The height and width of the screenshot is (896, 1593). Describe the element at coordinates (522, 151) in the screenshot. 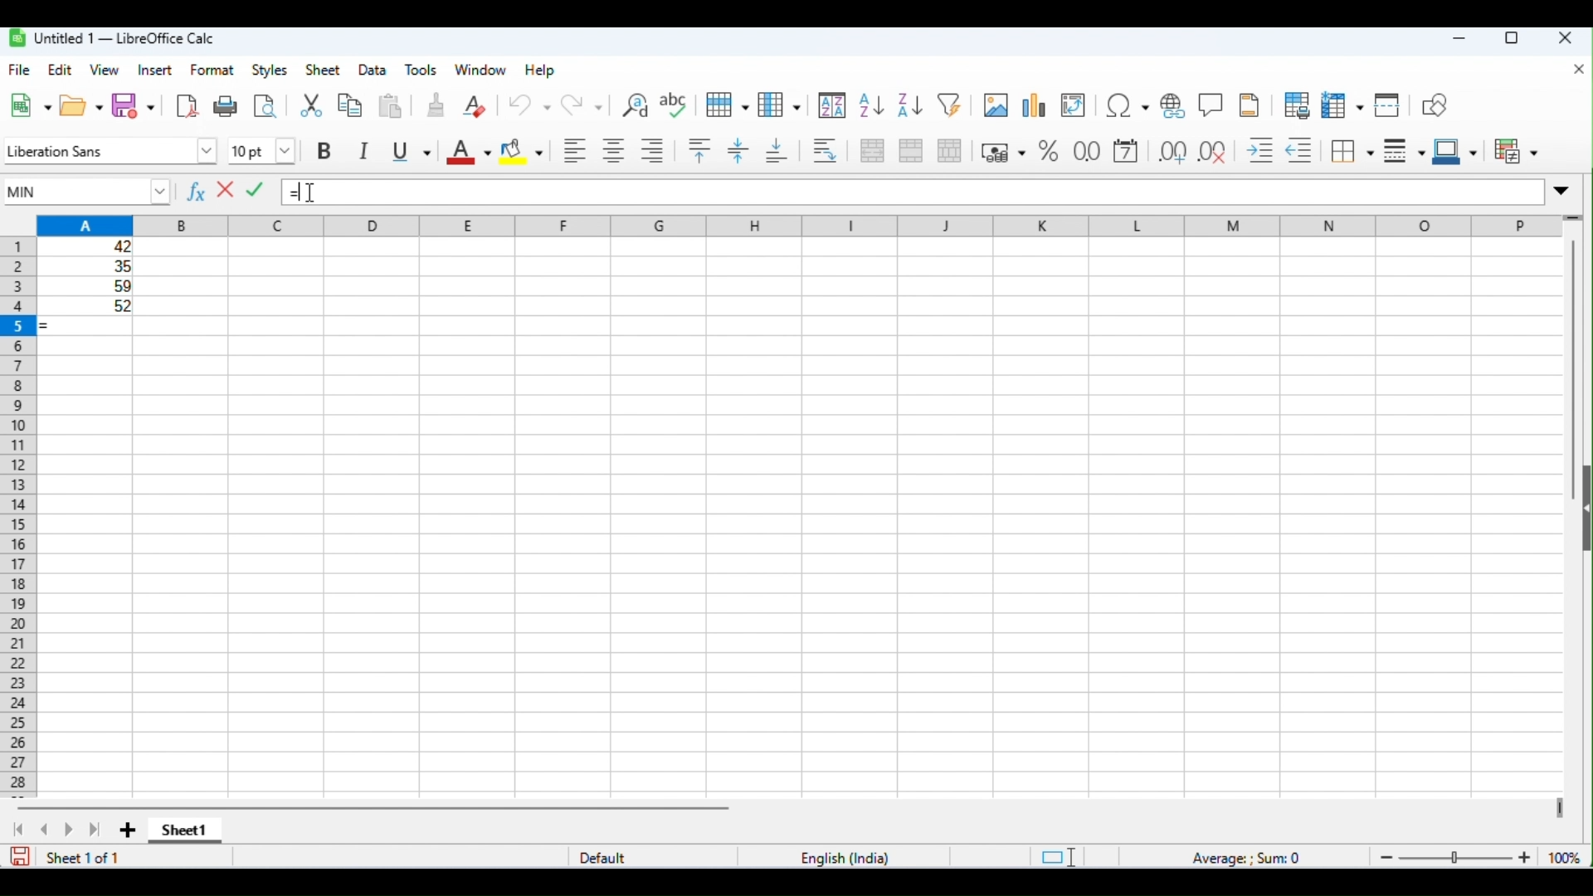

I see `background color` at that location.